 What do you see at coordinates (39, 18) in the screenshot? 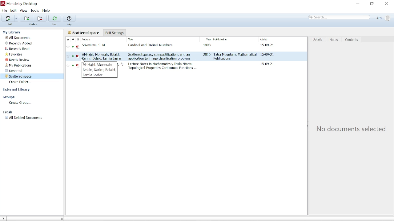
I see `Remove from current folder` at bounding box center [39, 18].